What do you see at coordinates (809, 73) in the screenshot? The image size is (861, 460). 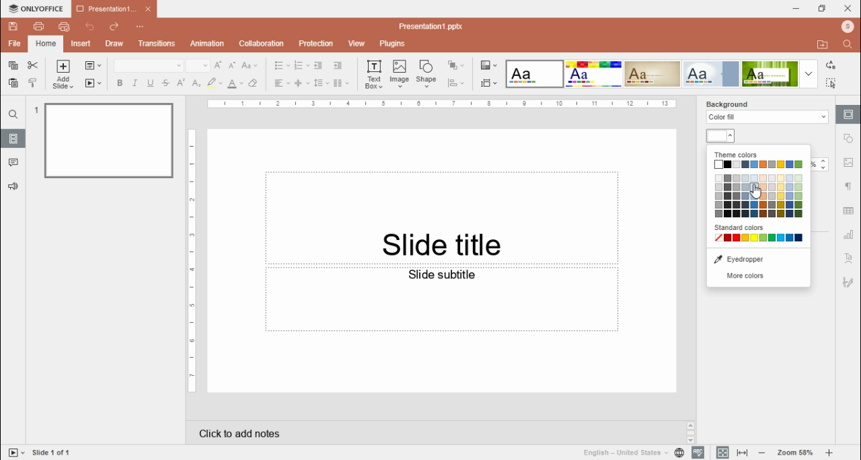 I see `more themes` at bounding box center [809, 73].